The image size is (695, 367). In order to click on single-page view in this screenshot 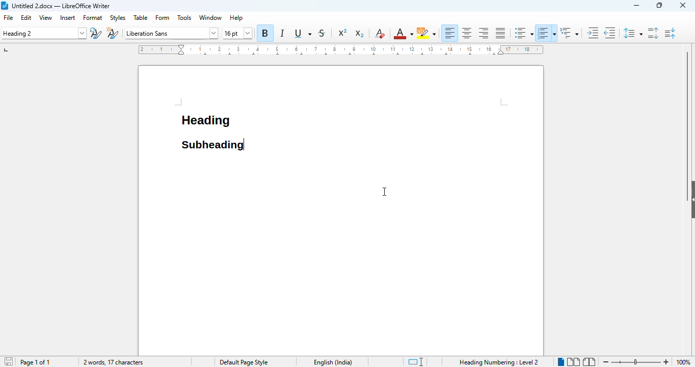, I will do `click(561, 362)`.